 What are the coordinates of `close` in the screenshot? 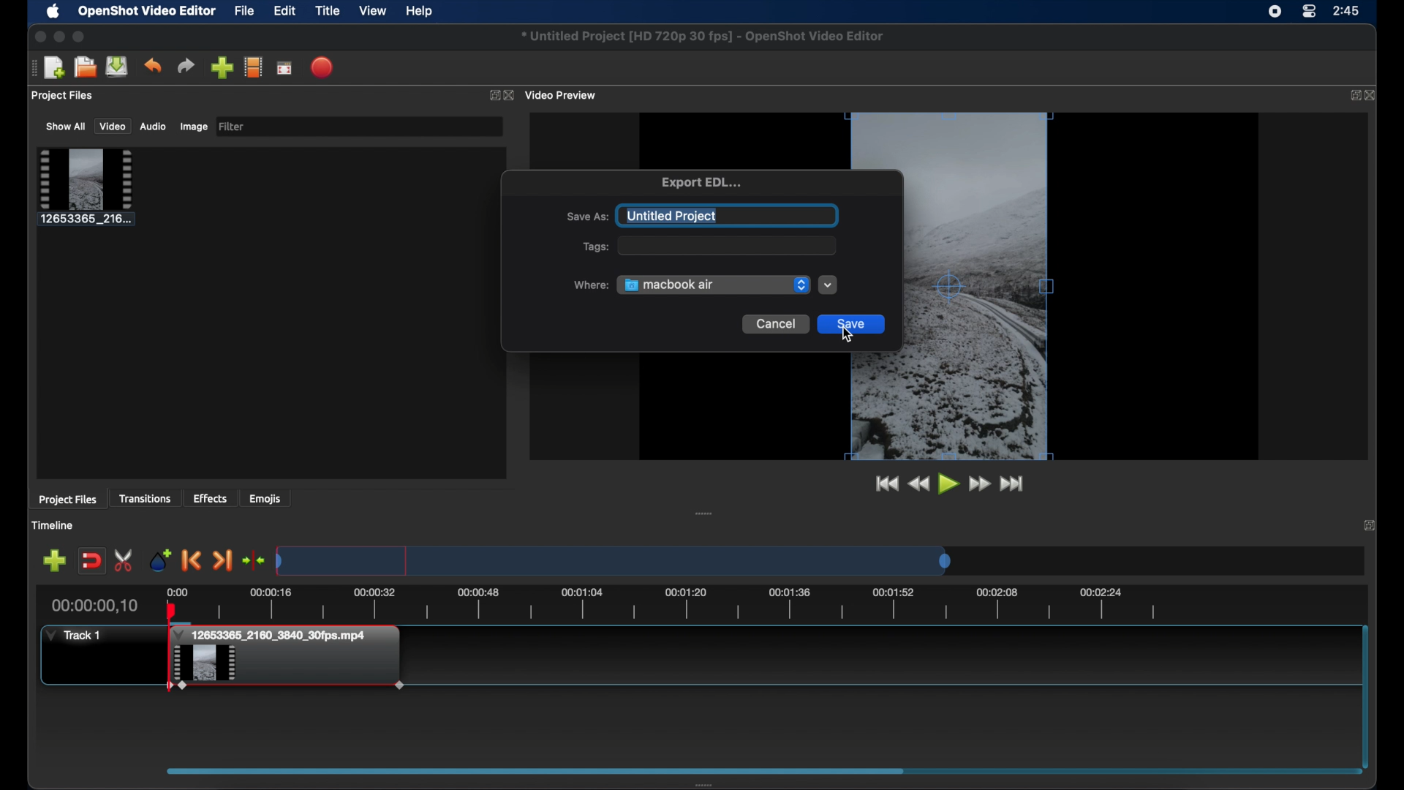 It's located at (1372, 95).